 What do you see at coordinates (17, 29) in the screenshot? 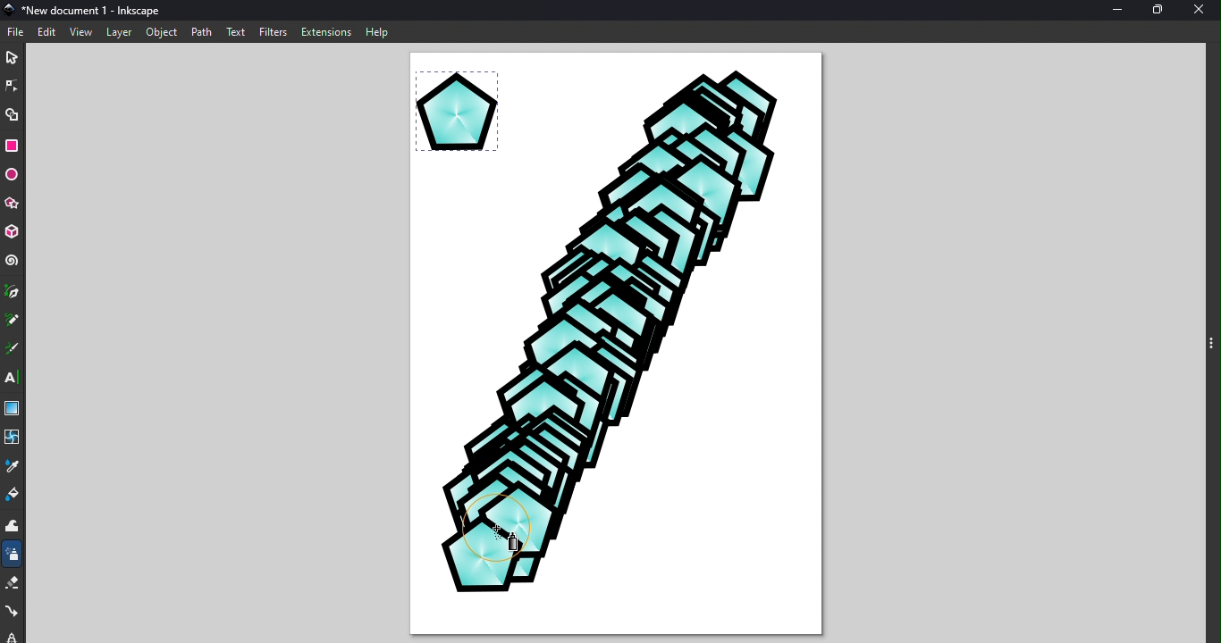
I see `File` at bounding box center [17, 29].